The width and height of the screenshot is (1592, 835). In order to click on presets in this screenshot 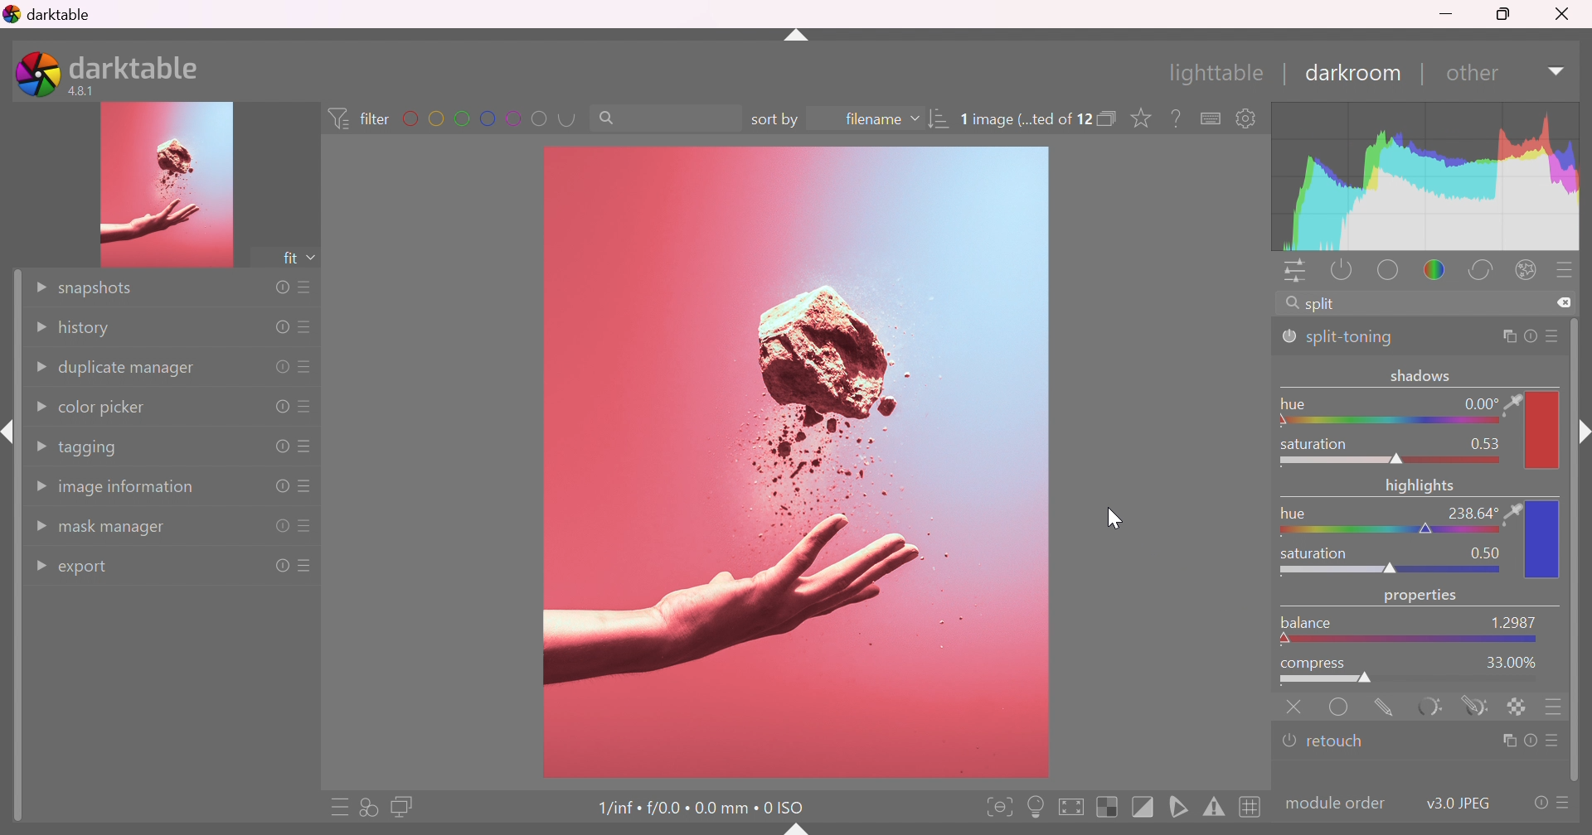, I will do `click(307, 447)`.